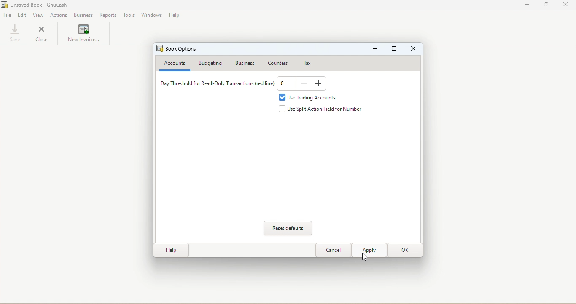 Image resolution: width=576 pixels, height=304 pixels. What do you see at coordinates (152, 16) in the screenshot?
I see `Windows` at bounding box center [152, 16].